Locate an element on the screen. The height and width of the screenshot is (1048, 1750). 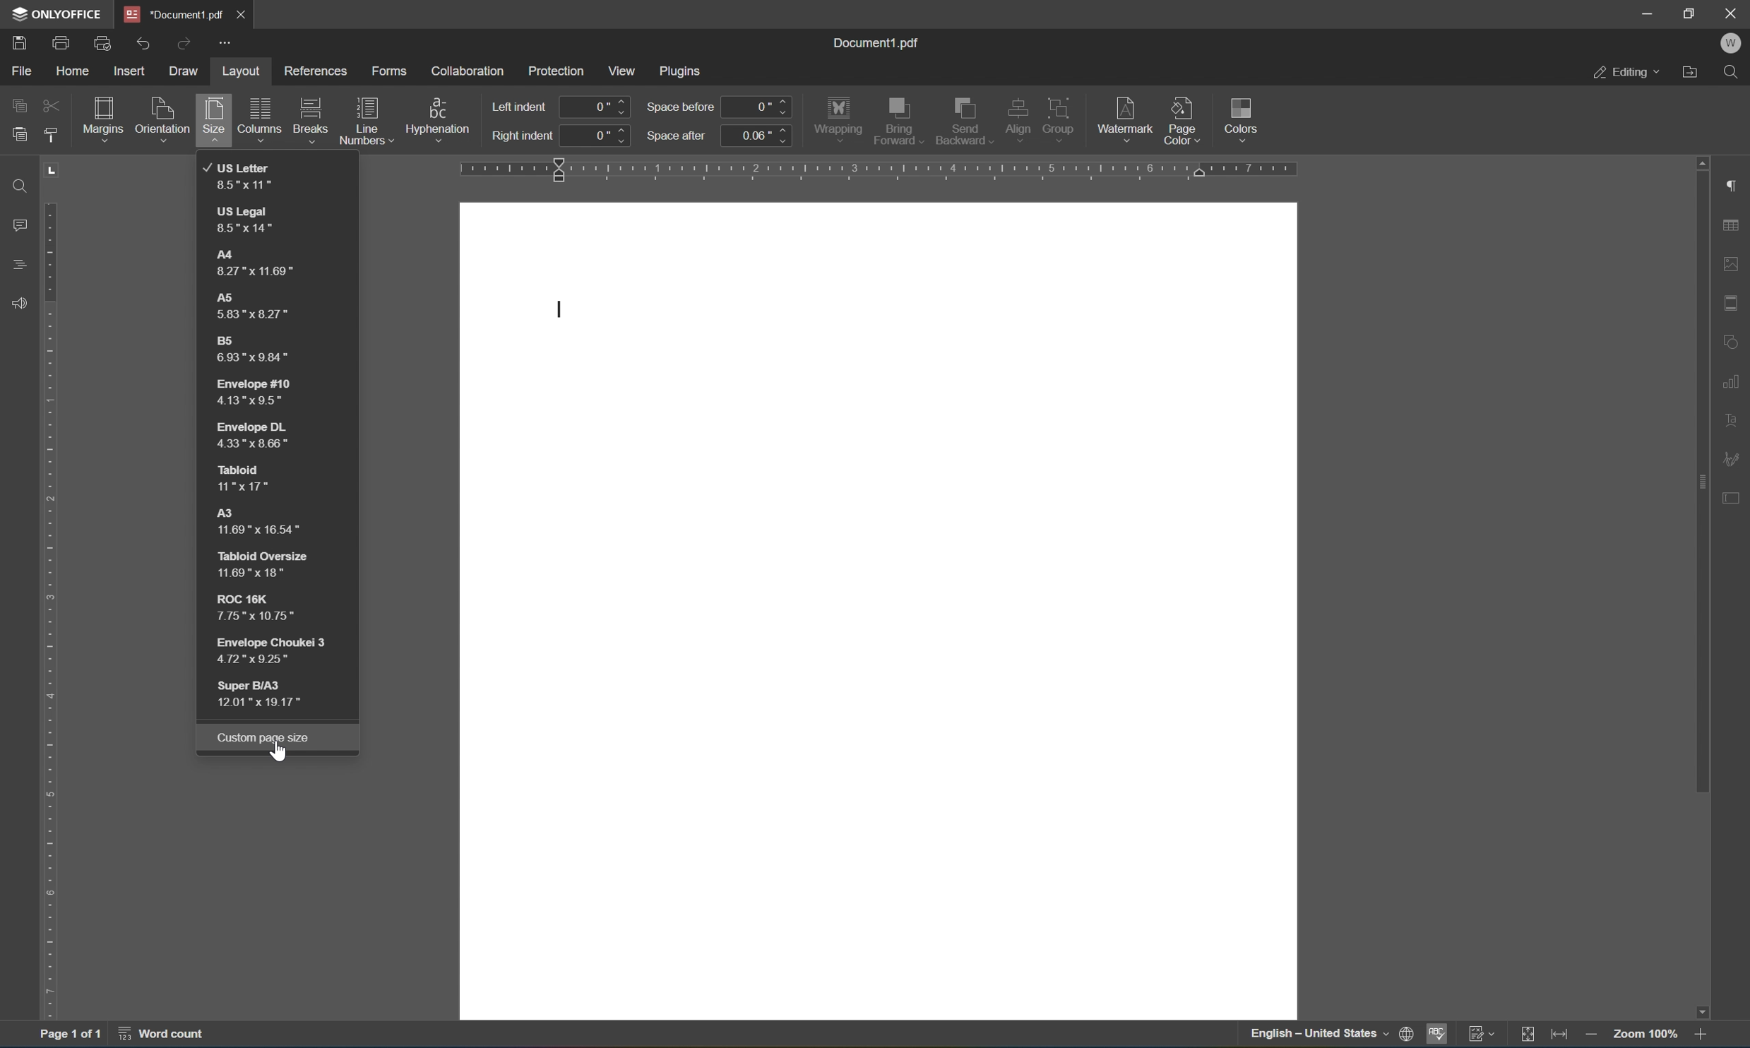
field is located at coordinates (52, 107).